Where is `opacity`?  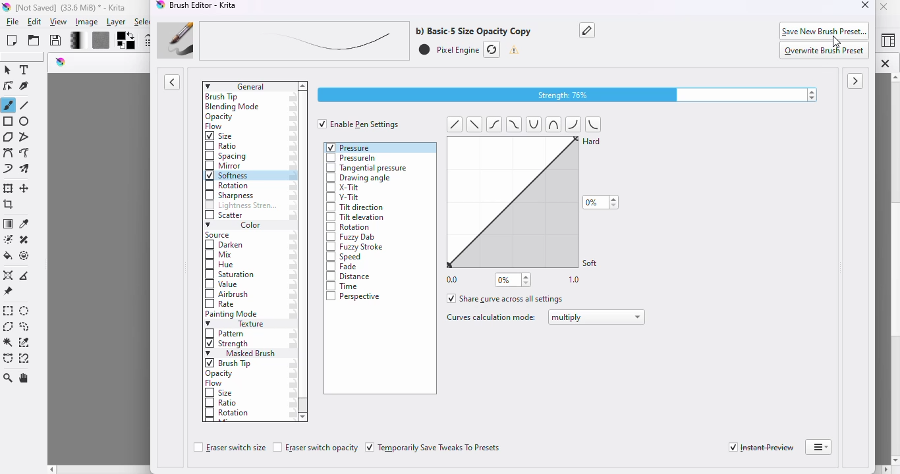 opacity is located at coordinates (219, 117).